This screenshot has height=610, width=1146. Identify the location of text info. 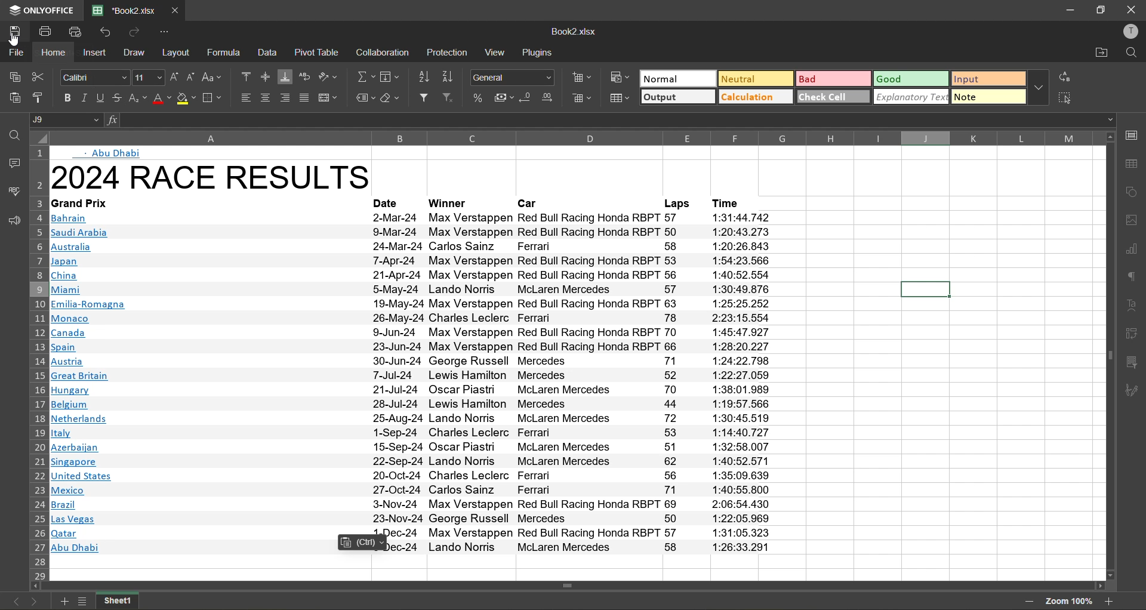
(412, 289).